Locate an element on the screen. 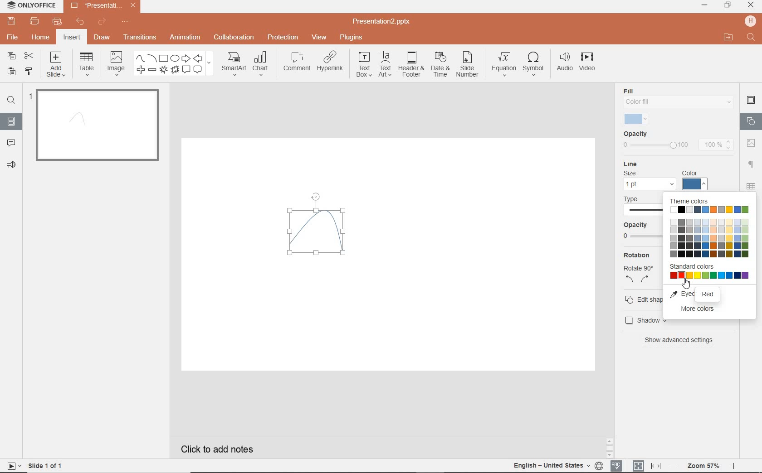 The height and width of the screenshot is (473, 762). SHAPES is located at coordinates (175, 64).